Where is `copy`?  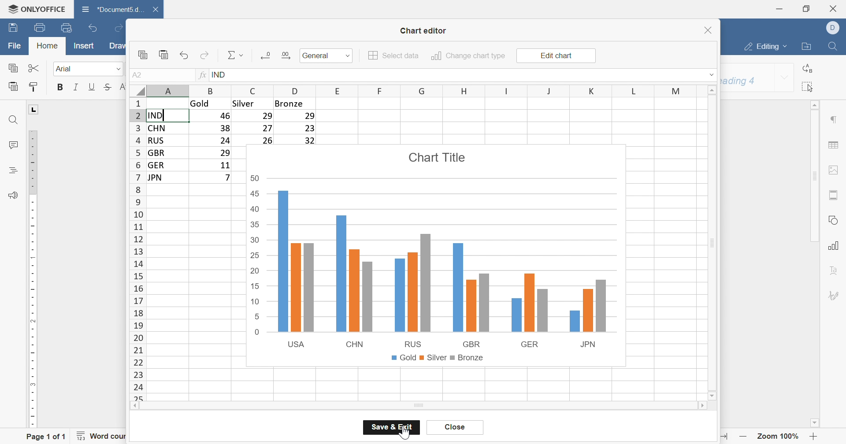 copy is located at coordinates (142, 55).